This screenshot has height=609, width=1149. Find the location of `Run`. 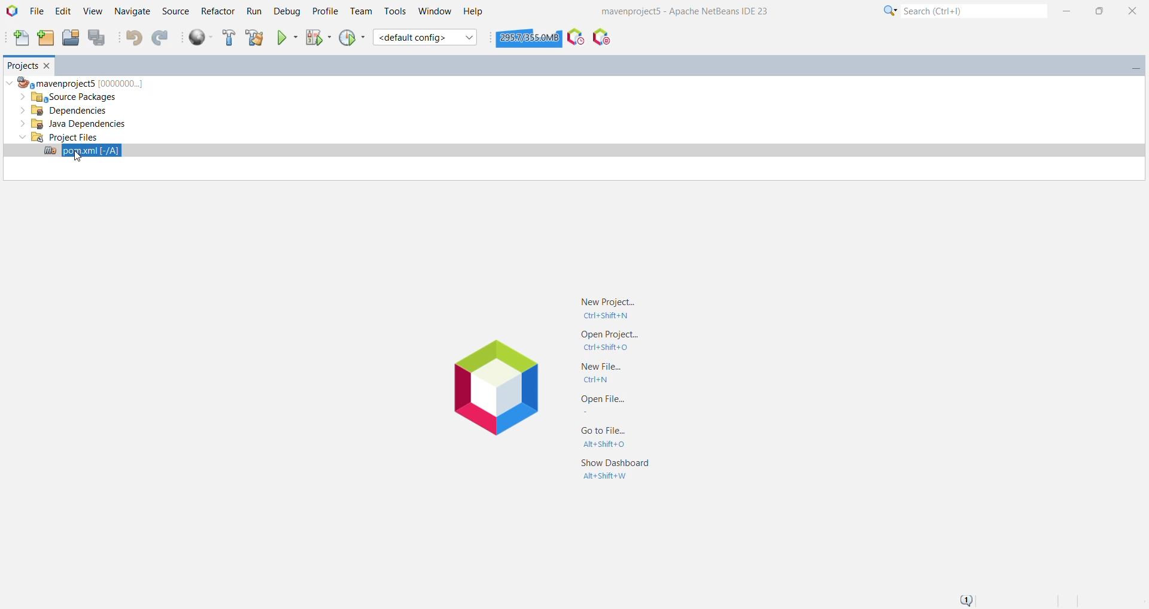

Run is located at coordinates (253, 12).